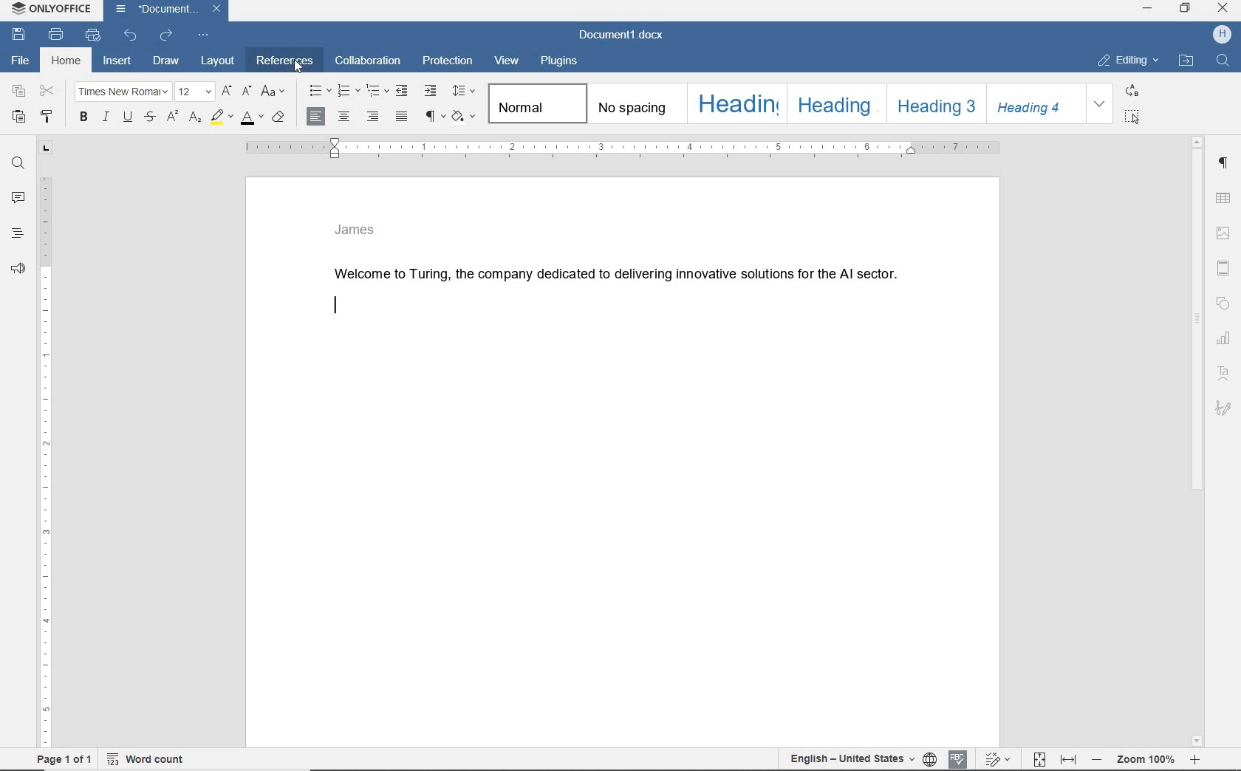 This screenshot has width=1241, height=771. I want to click on justified, so click(403, 116).